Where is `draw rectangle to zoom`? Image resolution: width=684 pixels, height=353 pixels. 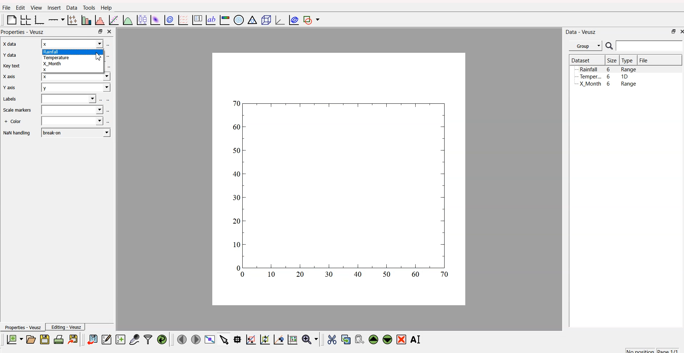
draw rectangle to zoom is located at coordinates (251, 339).